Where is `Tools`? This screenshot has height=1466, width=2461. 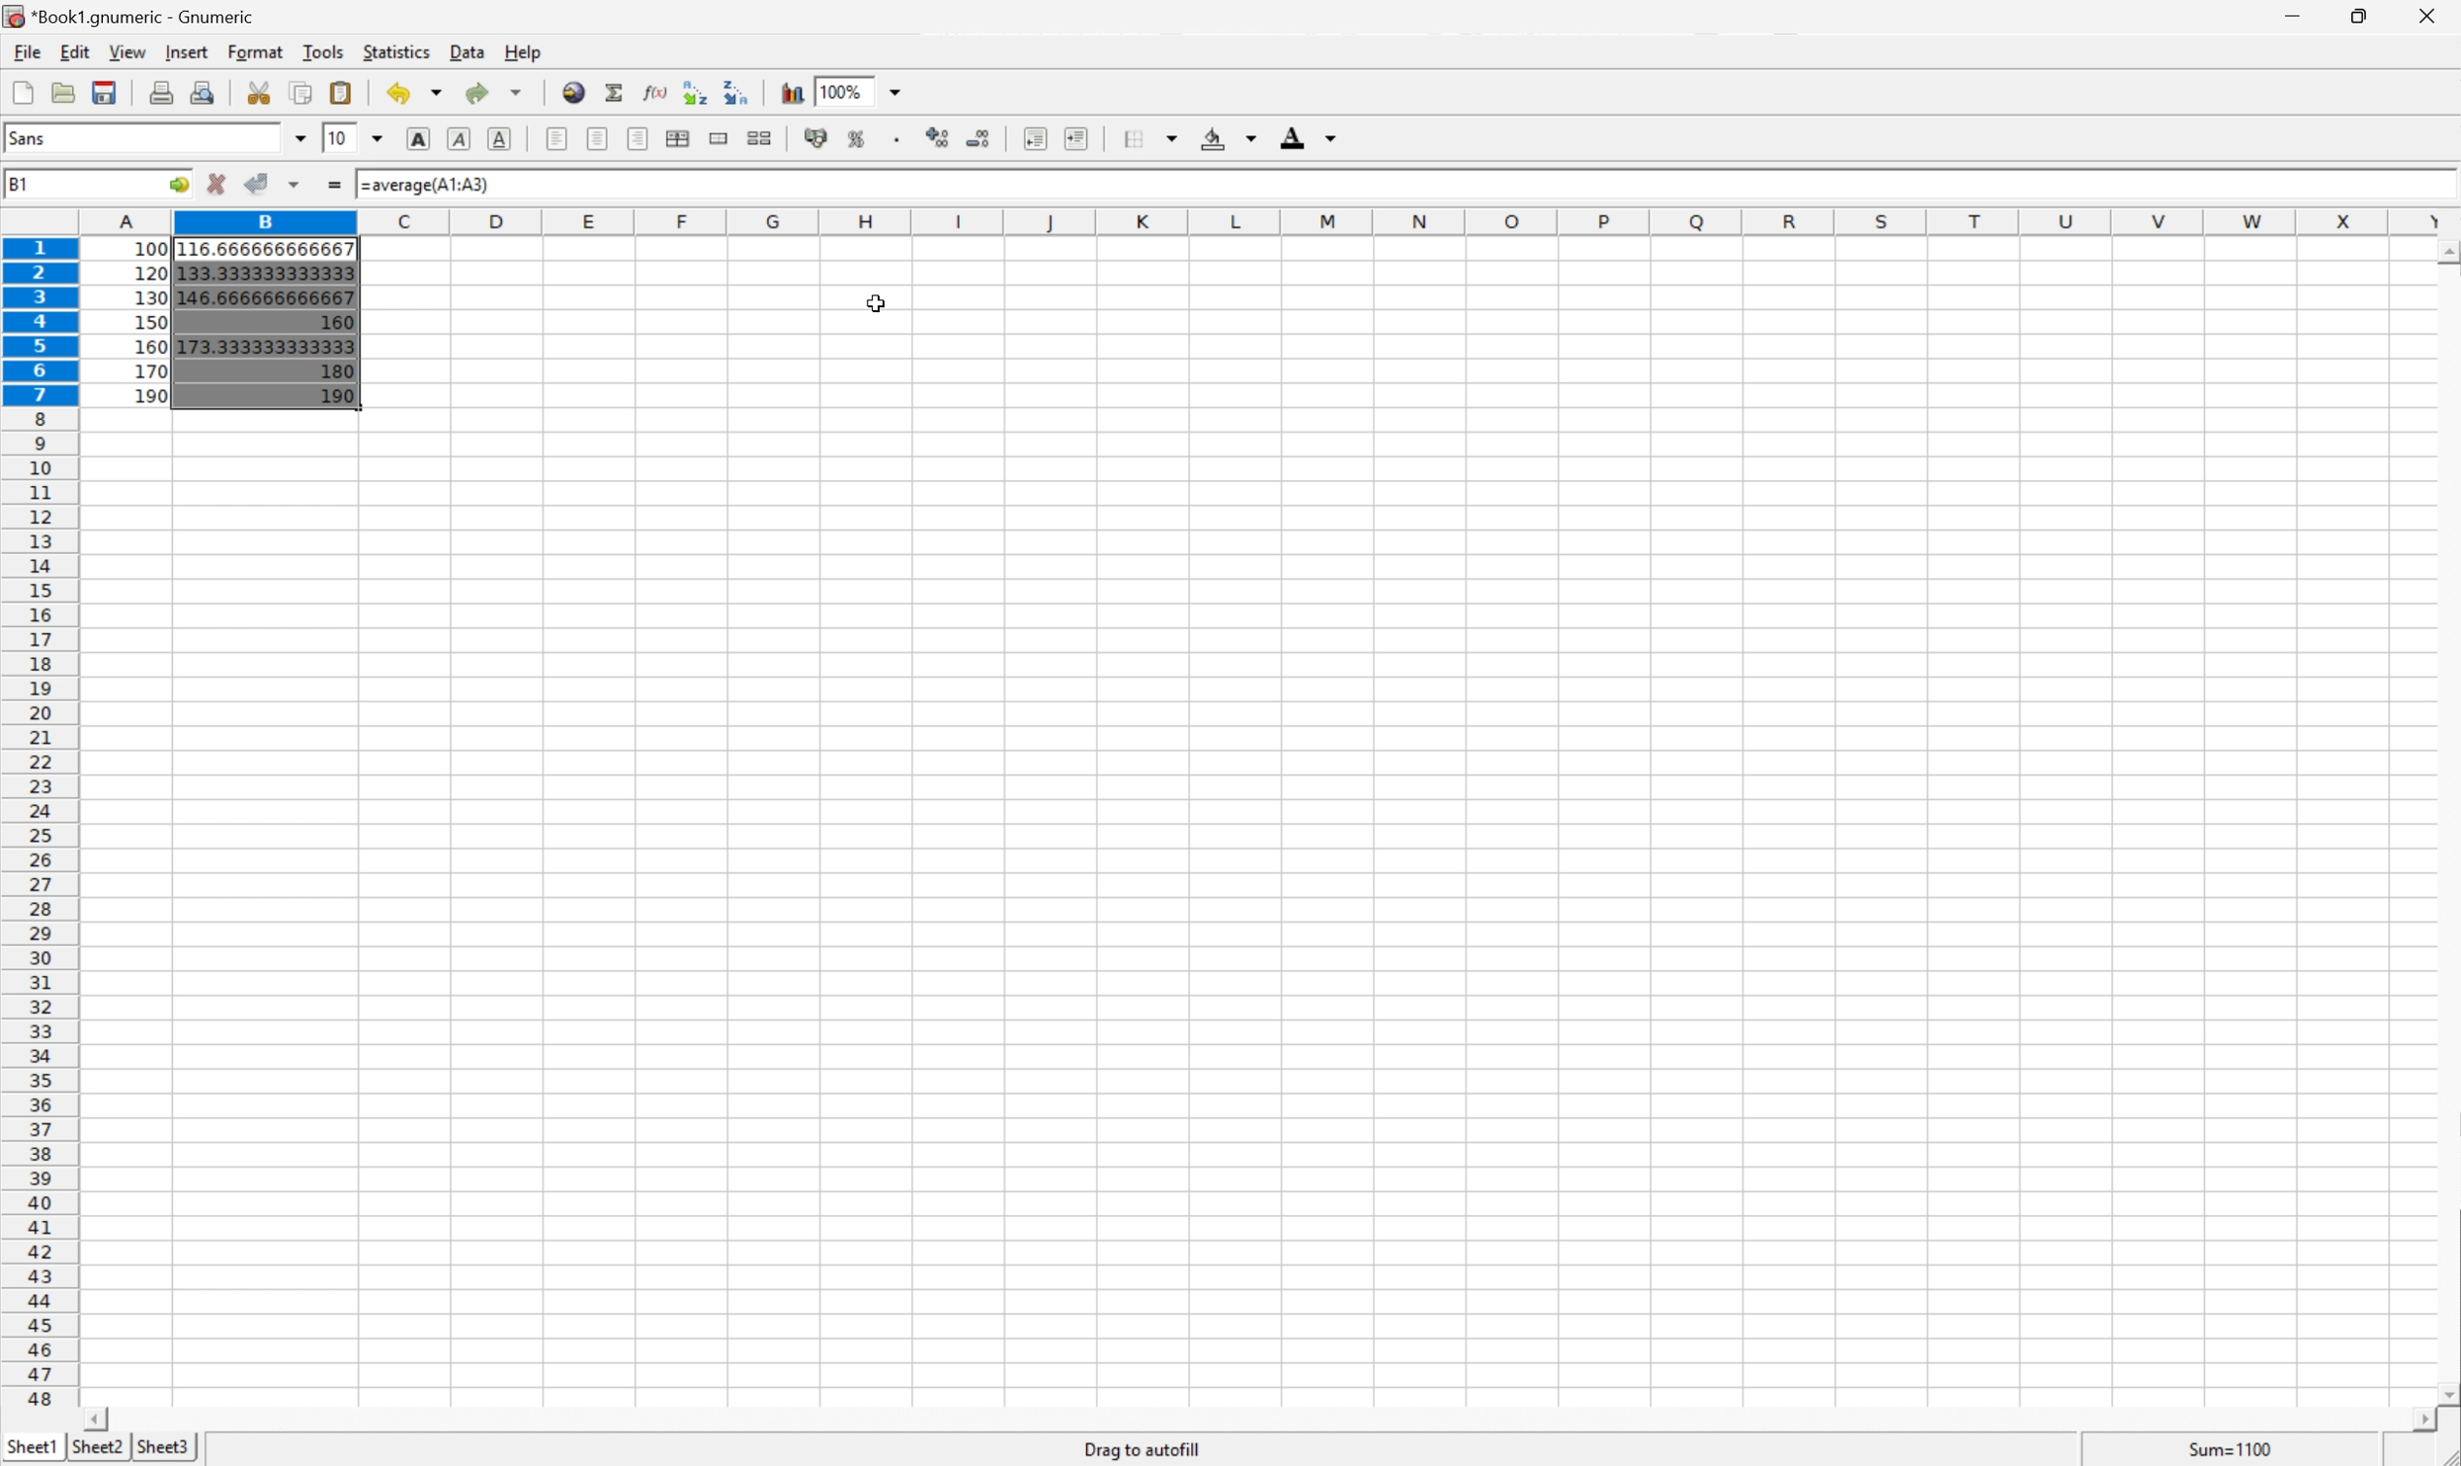 Tools is located at coordinates (328, 52).